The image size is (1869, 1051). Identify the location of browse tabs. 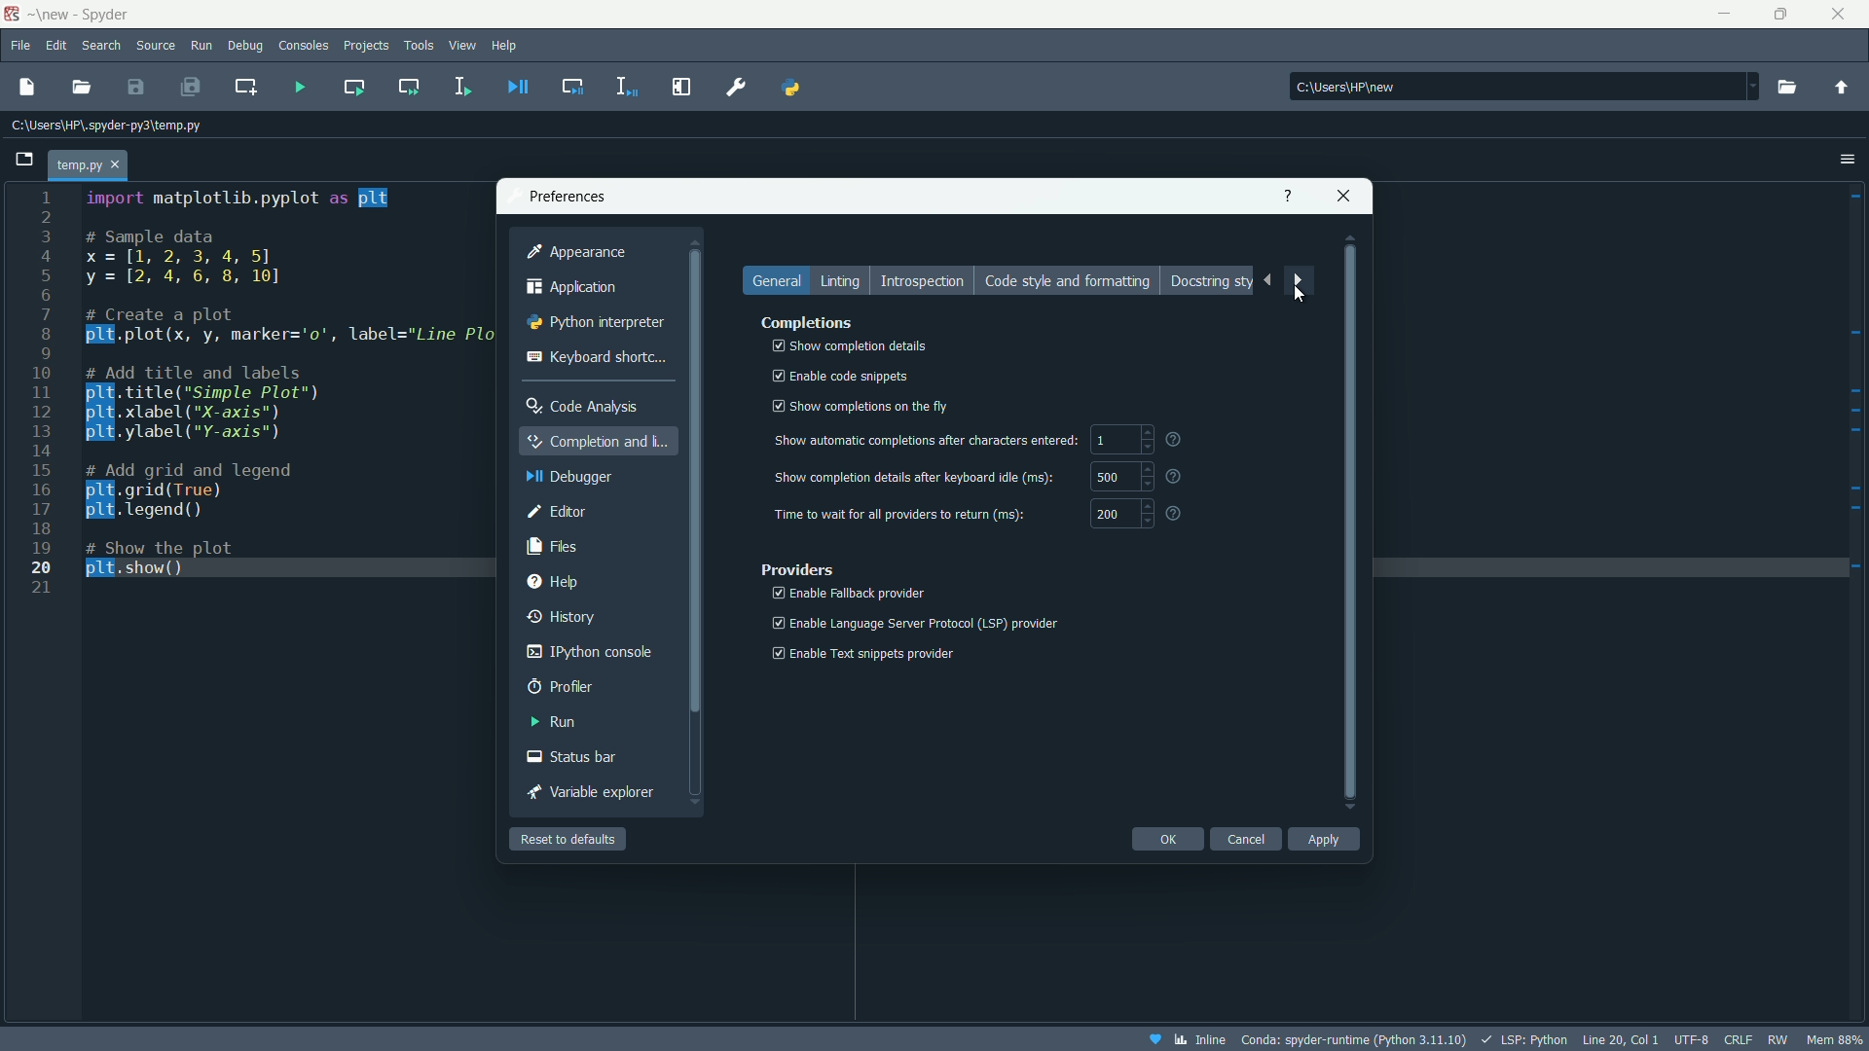
(25, 158).